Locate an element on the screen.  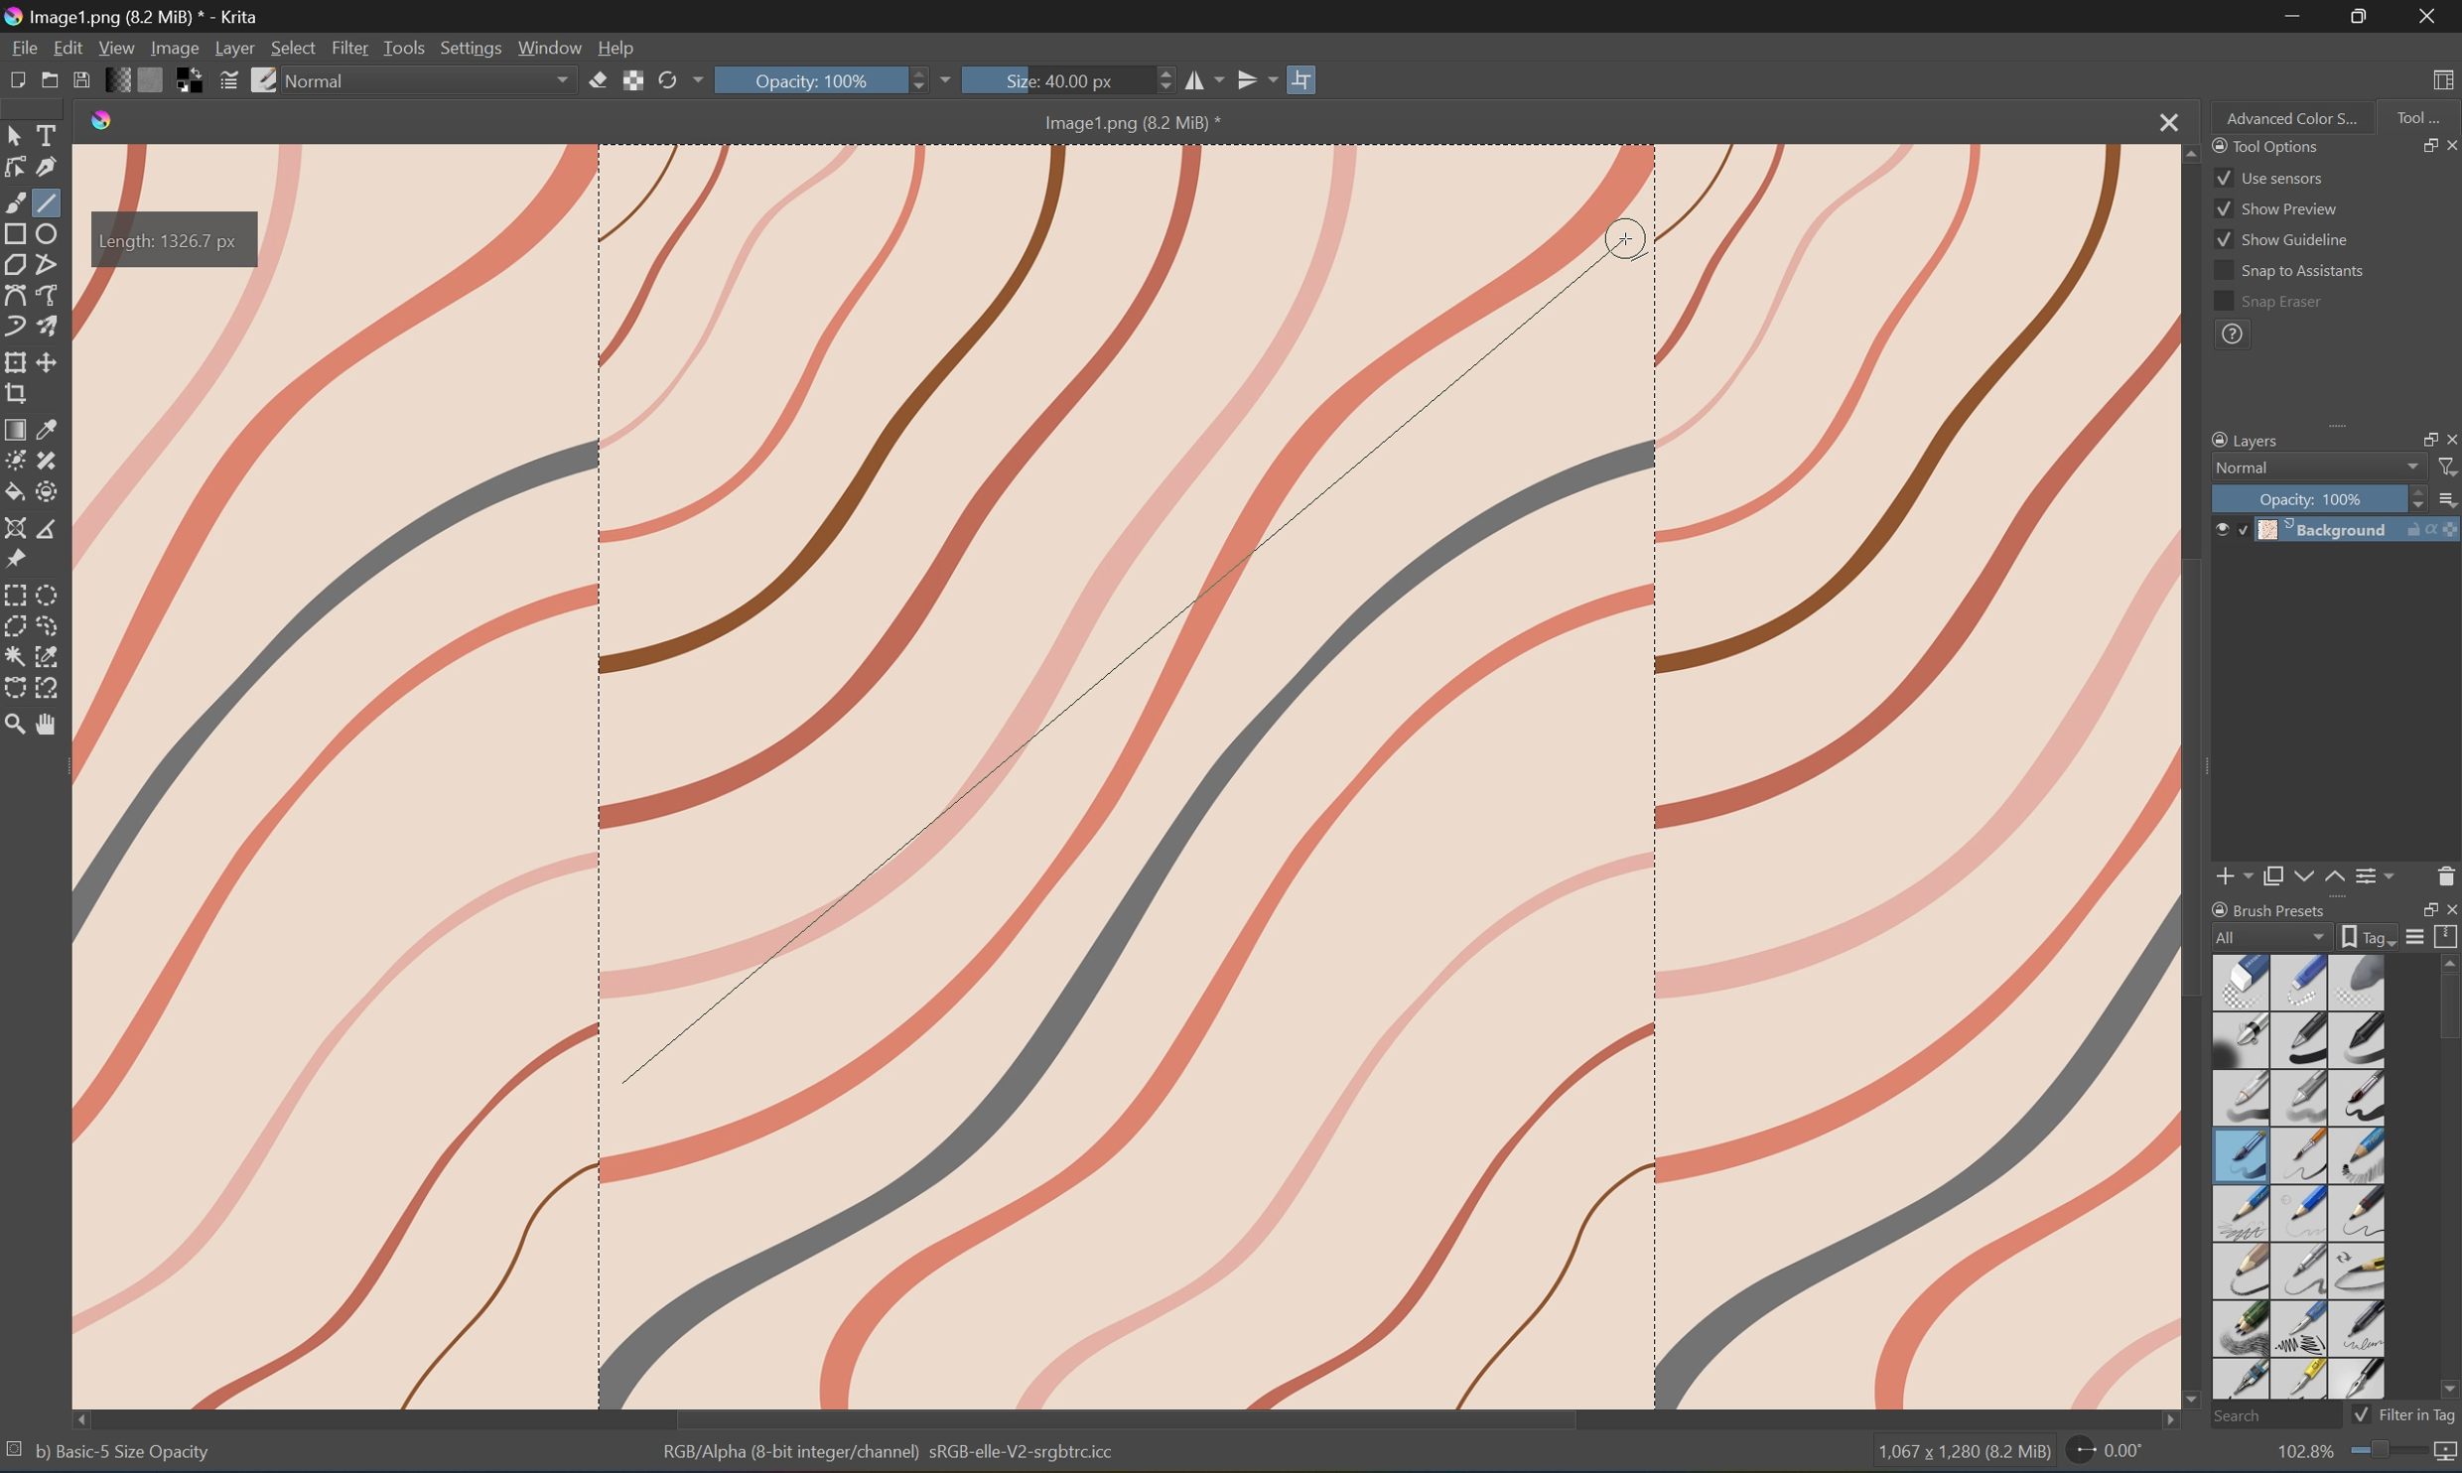
RGB Alpha (8-bit integer/channel) sRGB-elle-V2-srgbcicc is located at coordinates (891, 1456).